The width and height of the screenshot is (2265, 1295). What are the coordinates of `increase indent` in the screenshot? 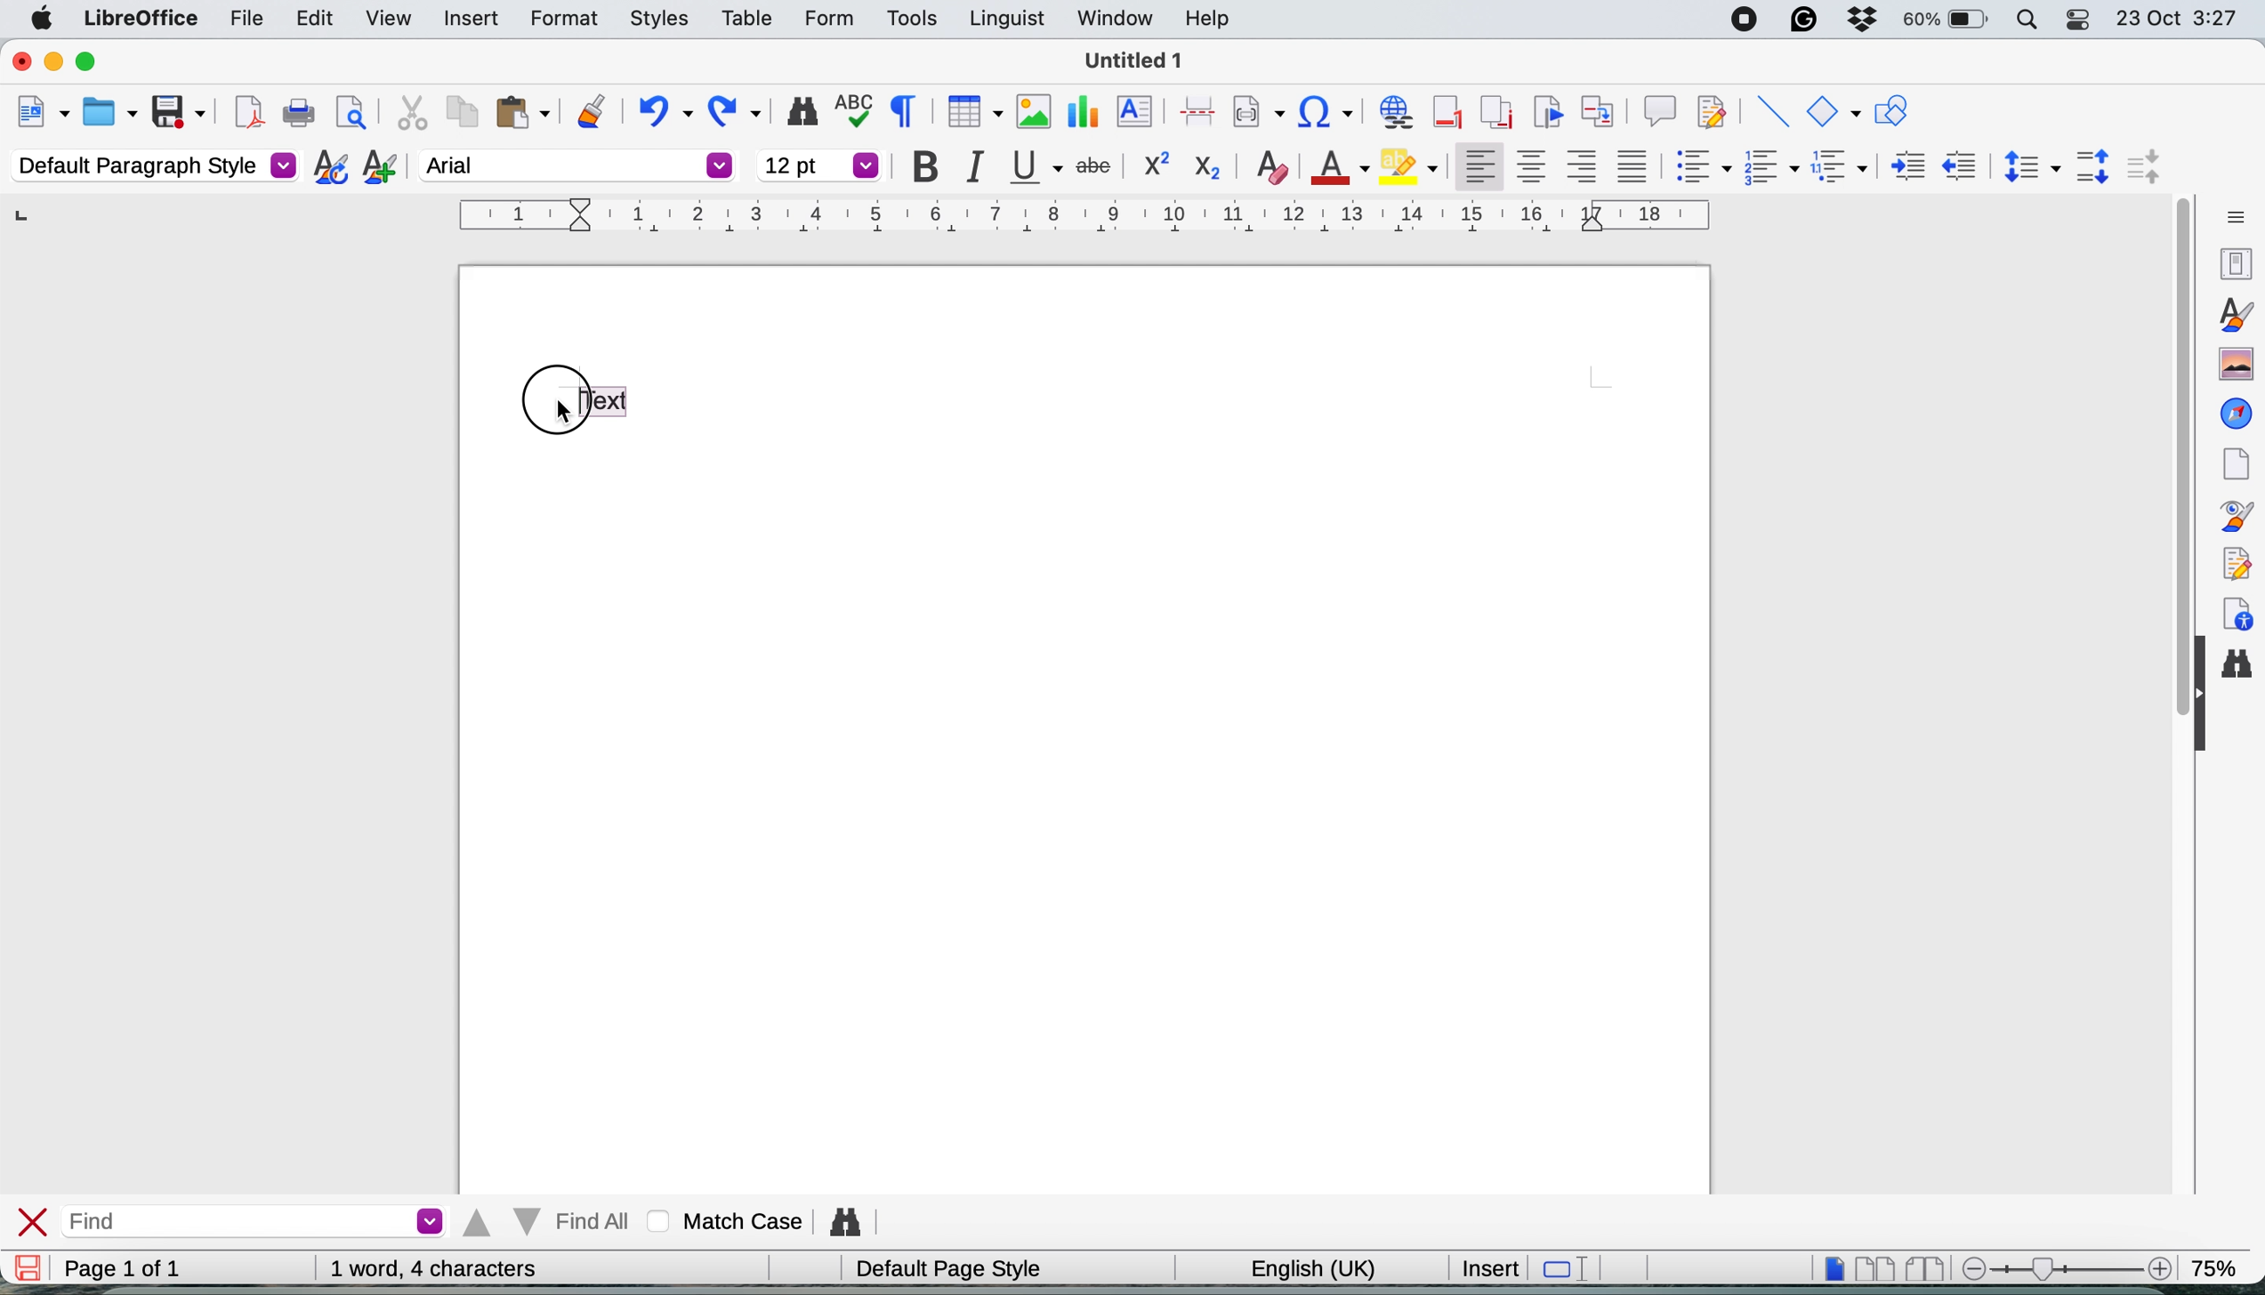 It's located at (1898, 166).